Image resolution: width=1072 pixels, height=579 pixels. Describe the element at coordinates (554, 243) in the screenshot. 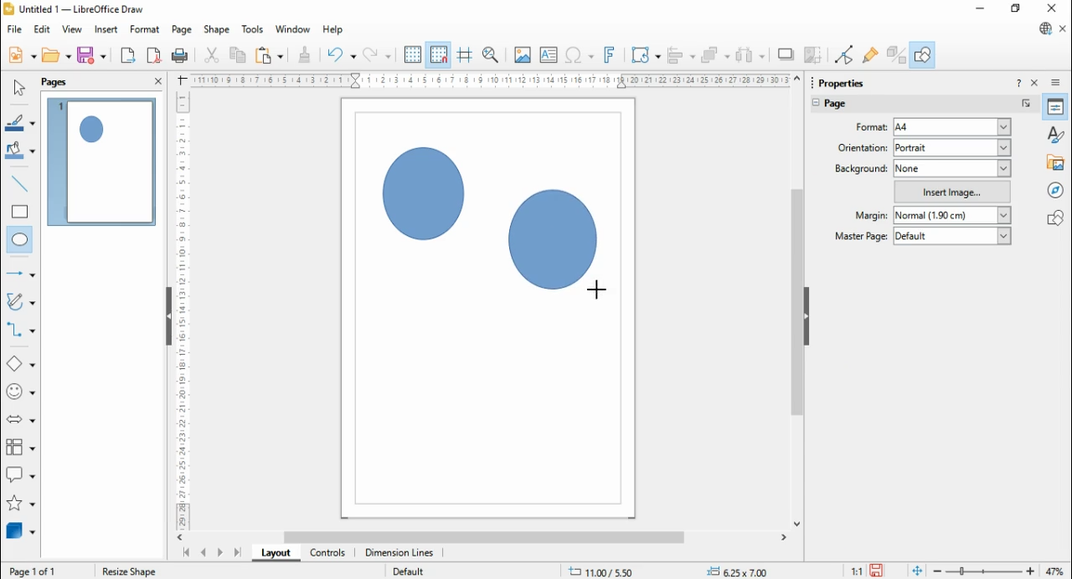

I see `Circle shape` at that location.